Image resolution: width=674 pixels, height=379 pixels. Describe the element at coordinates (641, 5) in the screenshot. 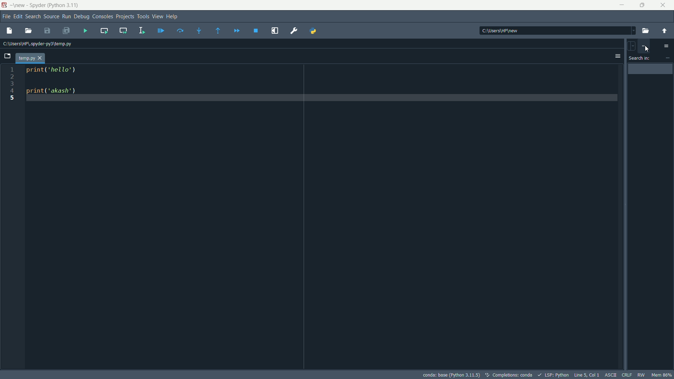

I see `Maximize` at that location.